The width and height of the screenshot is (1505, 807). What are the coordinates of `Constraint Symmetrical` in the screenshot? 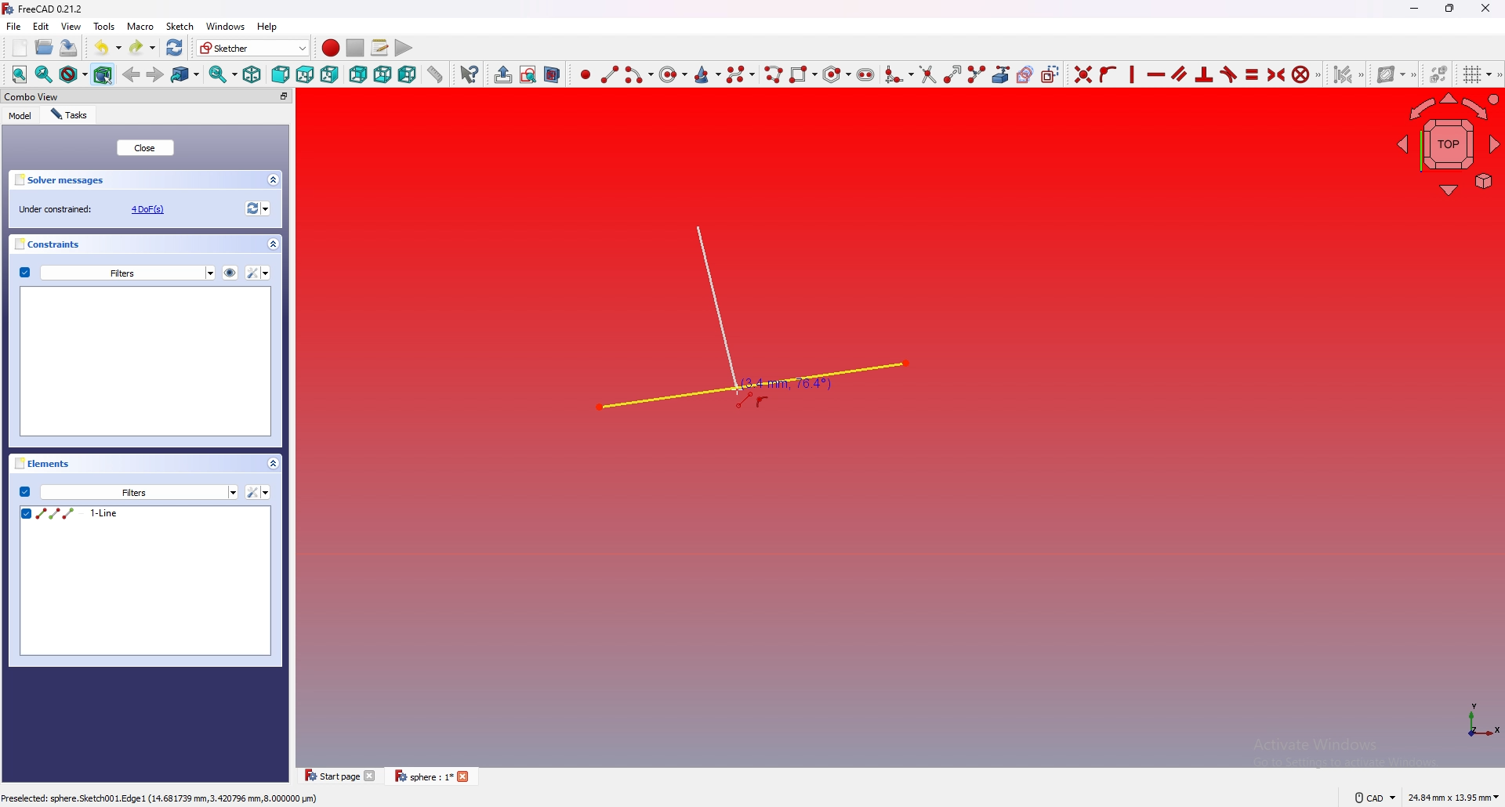 It's located at (1274, 74).